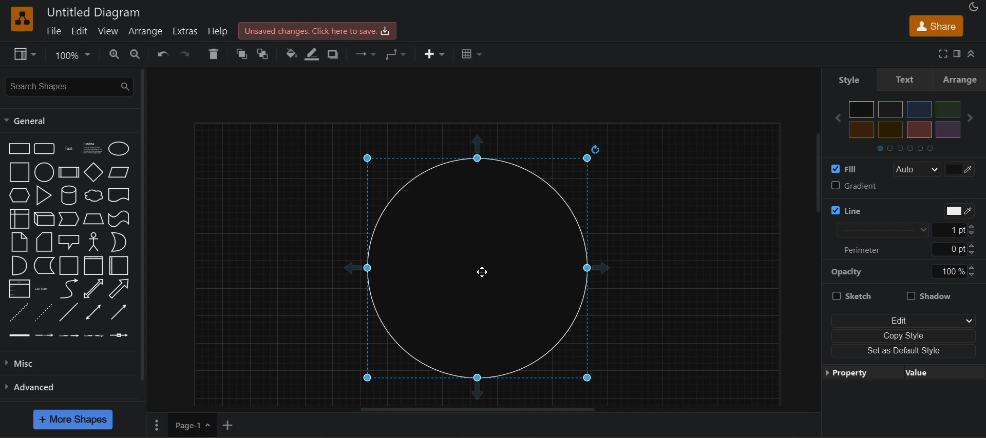 Image resolution: width=986 pixels, height=438 pixels. Describe the element at coordinates (109, 32) in the screenshot. I see `view` at that location.